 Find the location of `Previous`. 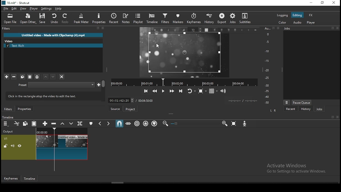

Previous is located at coordinates (242, 30).